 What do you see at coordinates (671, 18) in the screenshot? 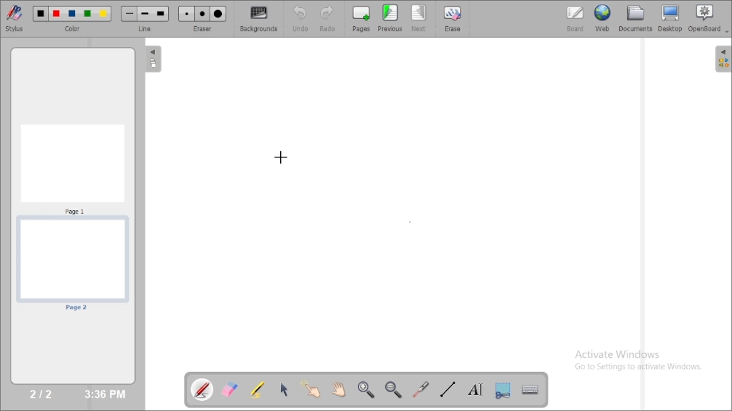
I see `desktop` at bounding box center [671, 18].